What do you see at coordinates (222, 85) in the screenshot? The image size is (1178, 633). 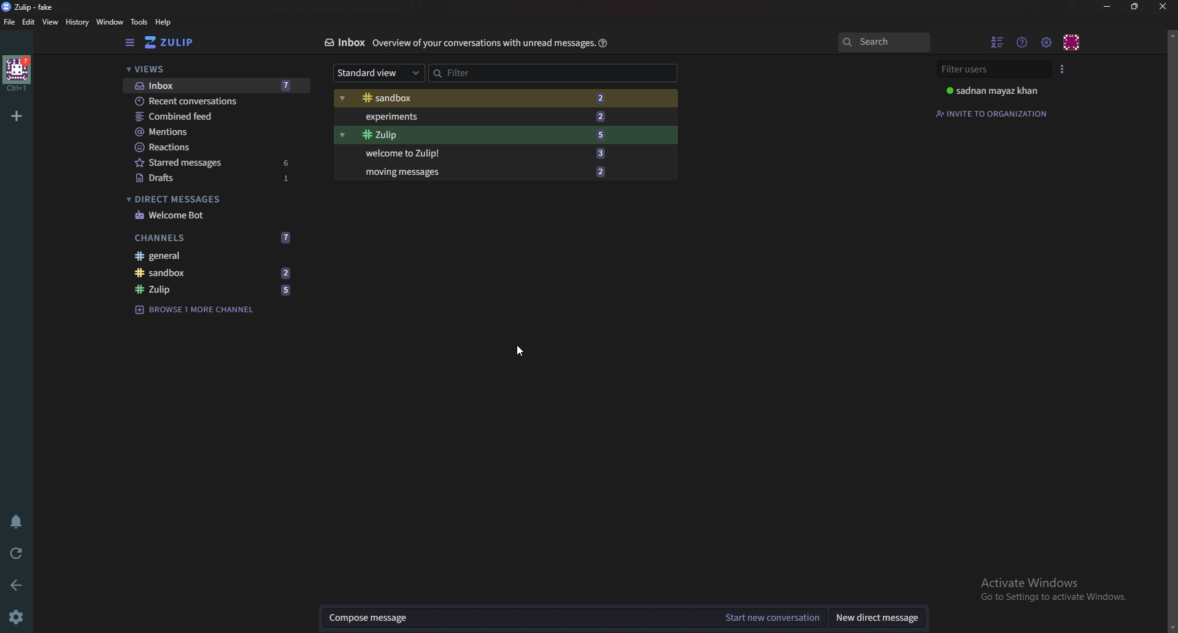 I see `inbox` at bounding box center [222, 85].